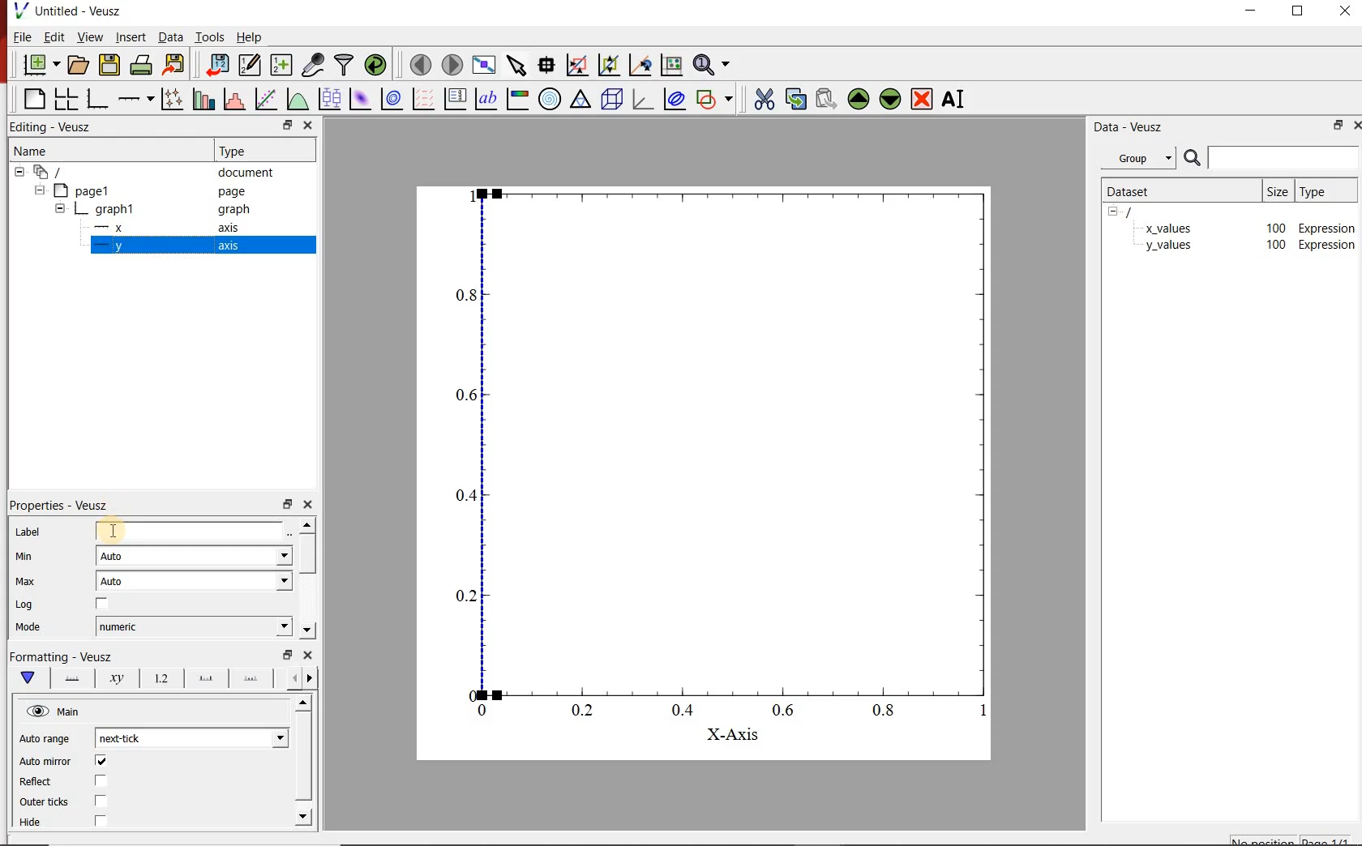 The width and height of the screenshot is (1362, 846). What do you see at coordinates (228, 246) in the screenshot?
I see `axis` at bounding box center [228, 246].